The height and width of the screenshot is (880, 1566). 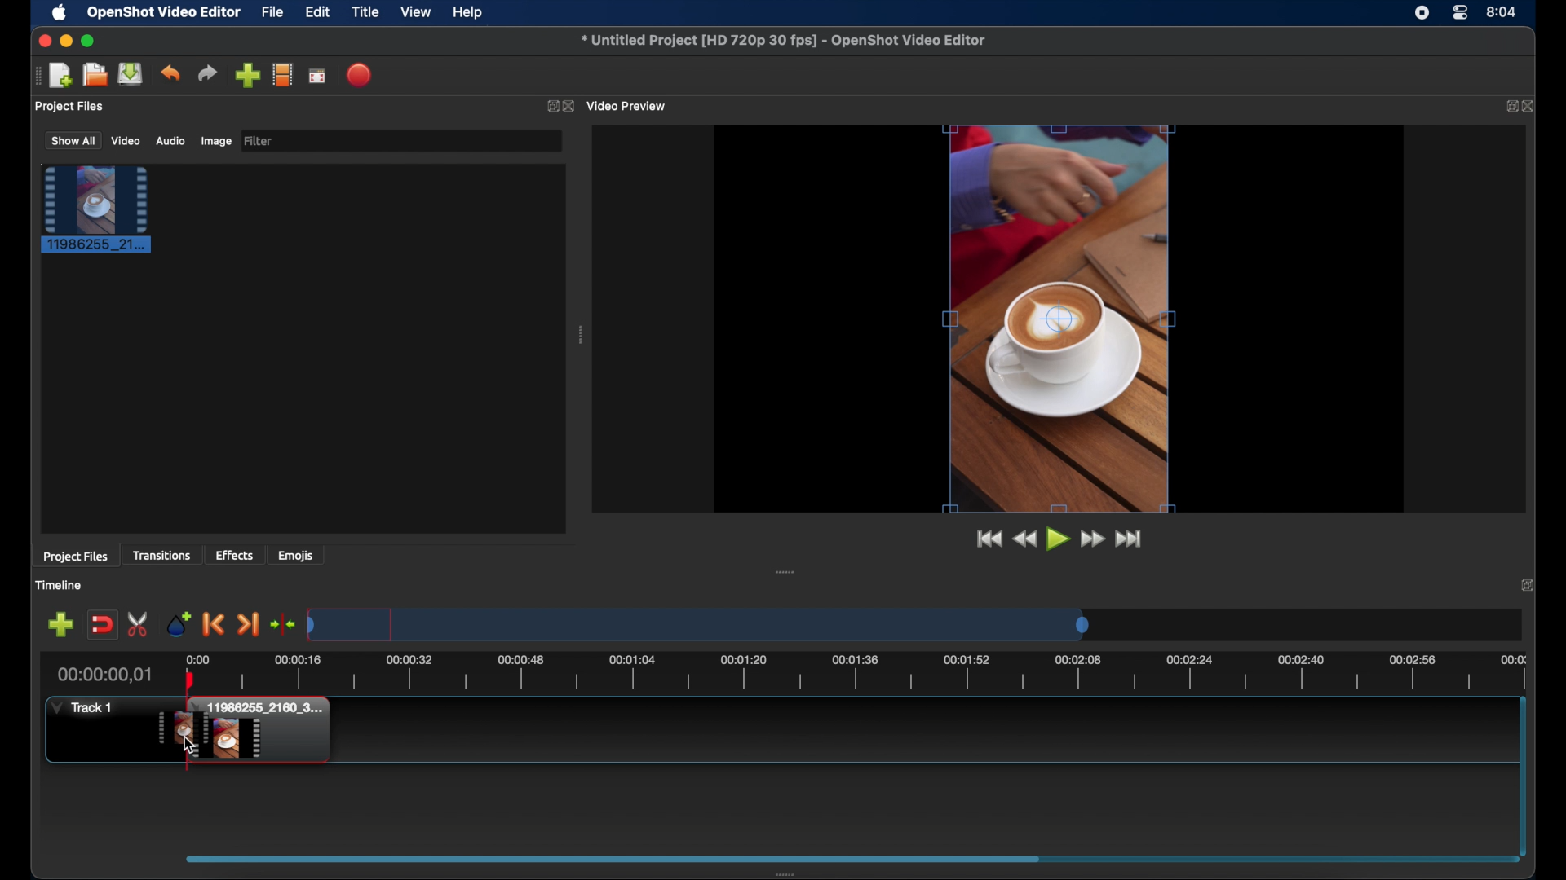 I want to click on export video, so click(x=361, y=75).